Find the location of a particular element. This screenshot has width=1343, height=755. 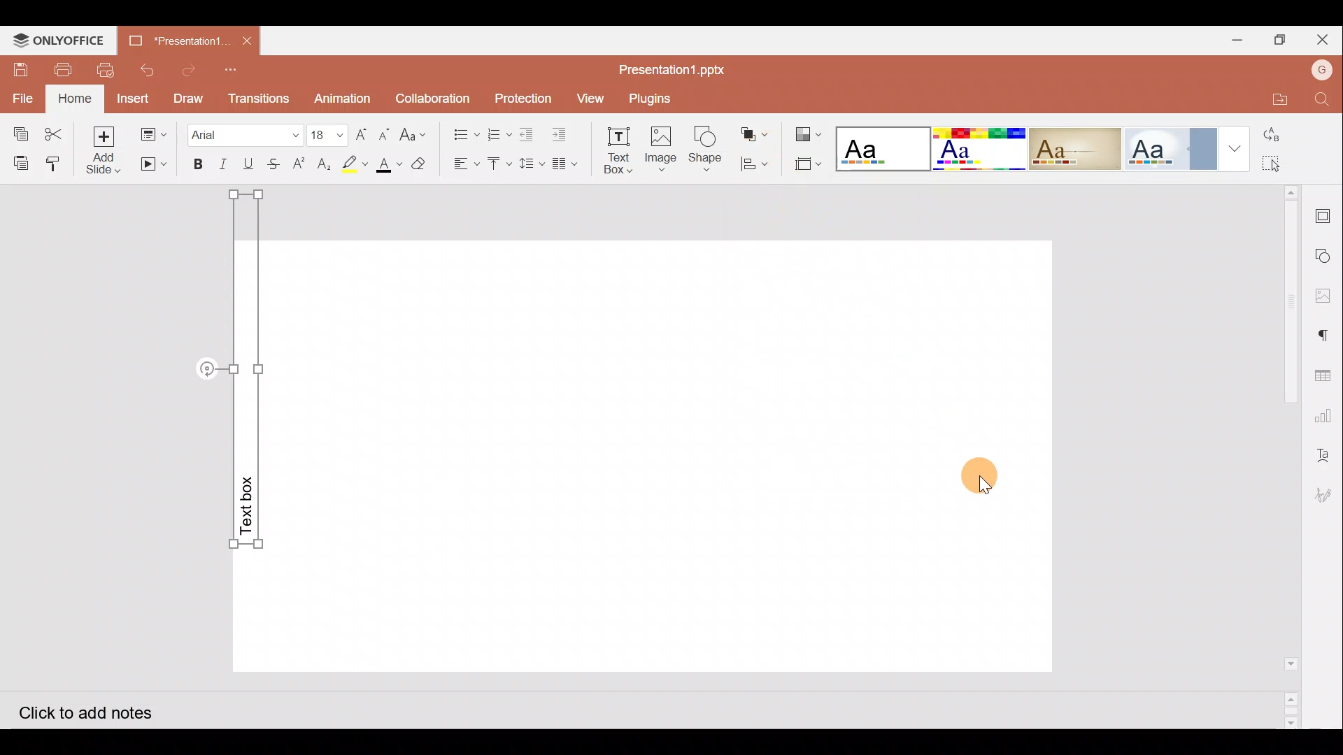

Print file is located at coordinates (57, 69).